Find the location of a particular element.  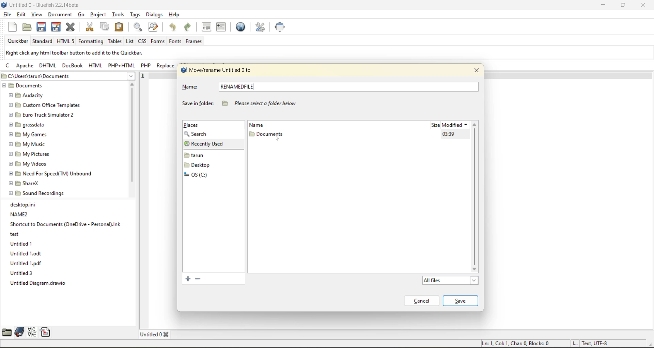

dhtml is located at coordinates (47, 66).